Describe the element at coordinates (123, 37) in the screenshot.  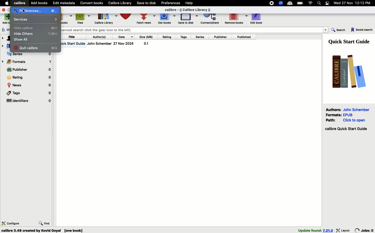
I see `Date` at that location.